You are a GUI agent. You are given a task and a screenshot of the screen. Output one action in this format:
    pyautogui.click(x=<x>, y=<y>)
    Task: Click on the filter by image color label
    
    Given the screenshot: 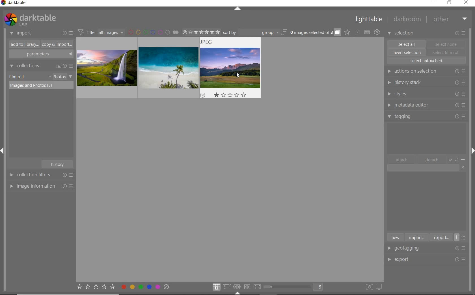 What is the action you would take?
    pyautogui.click(x=153, y=32)
    